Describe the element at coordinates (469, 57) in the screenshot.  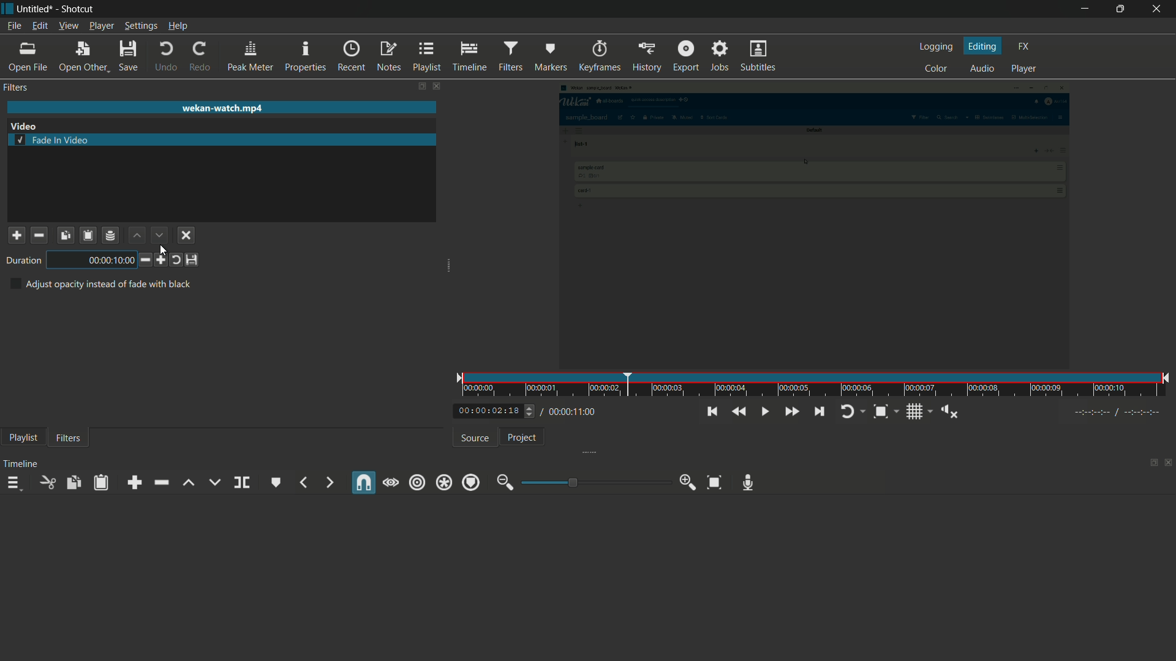
I see `timeline` at that location.